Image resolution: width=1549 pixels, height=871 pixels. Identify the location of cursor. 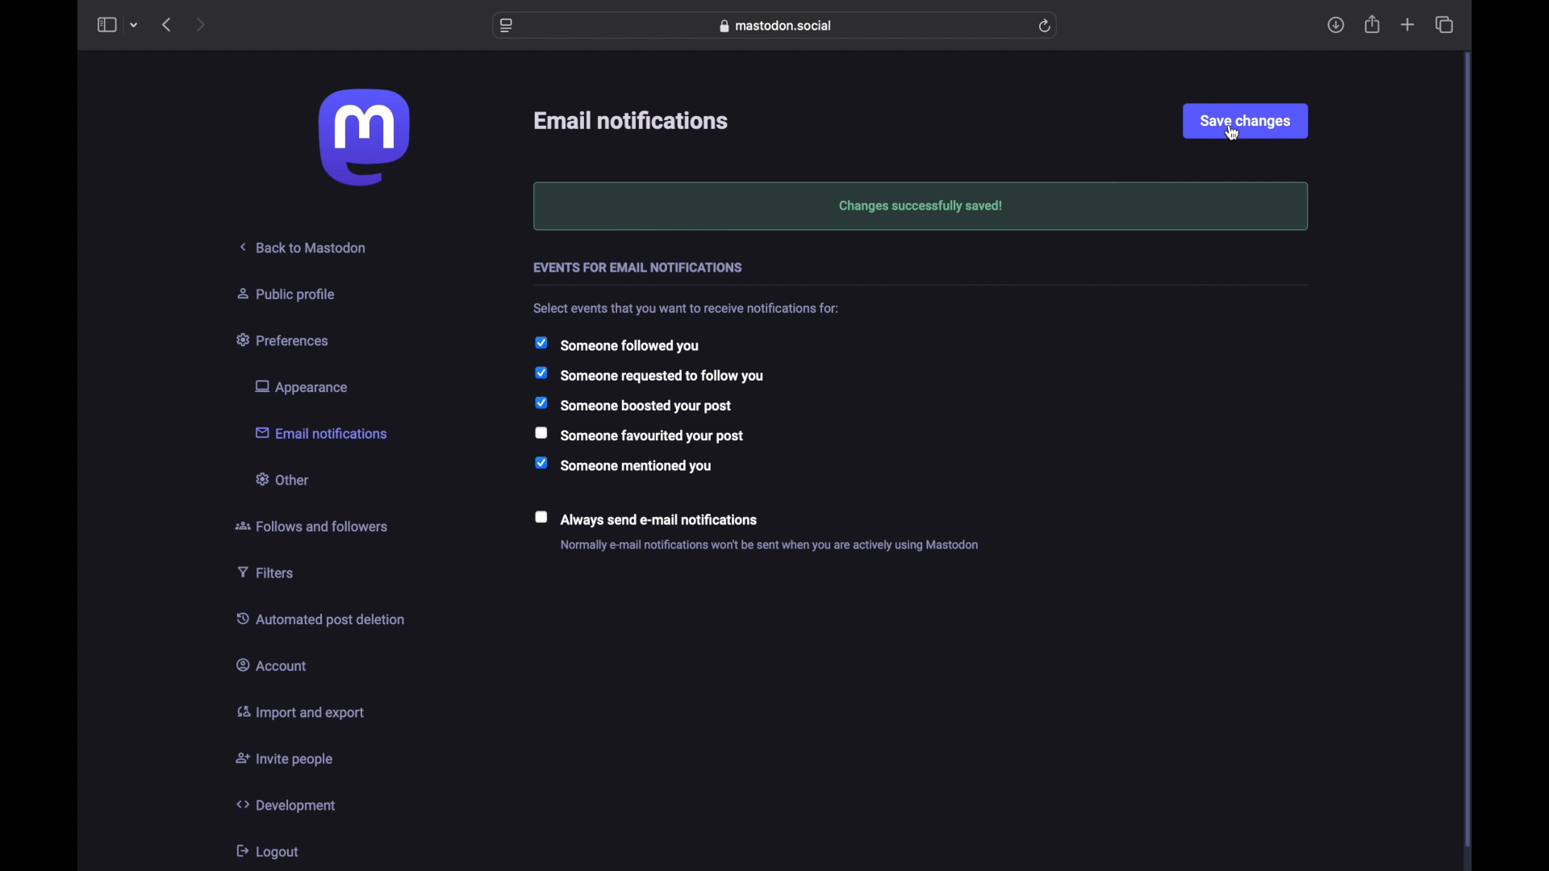
(1234, 135).